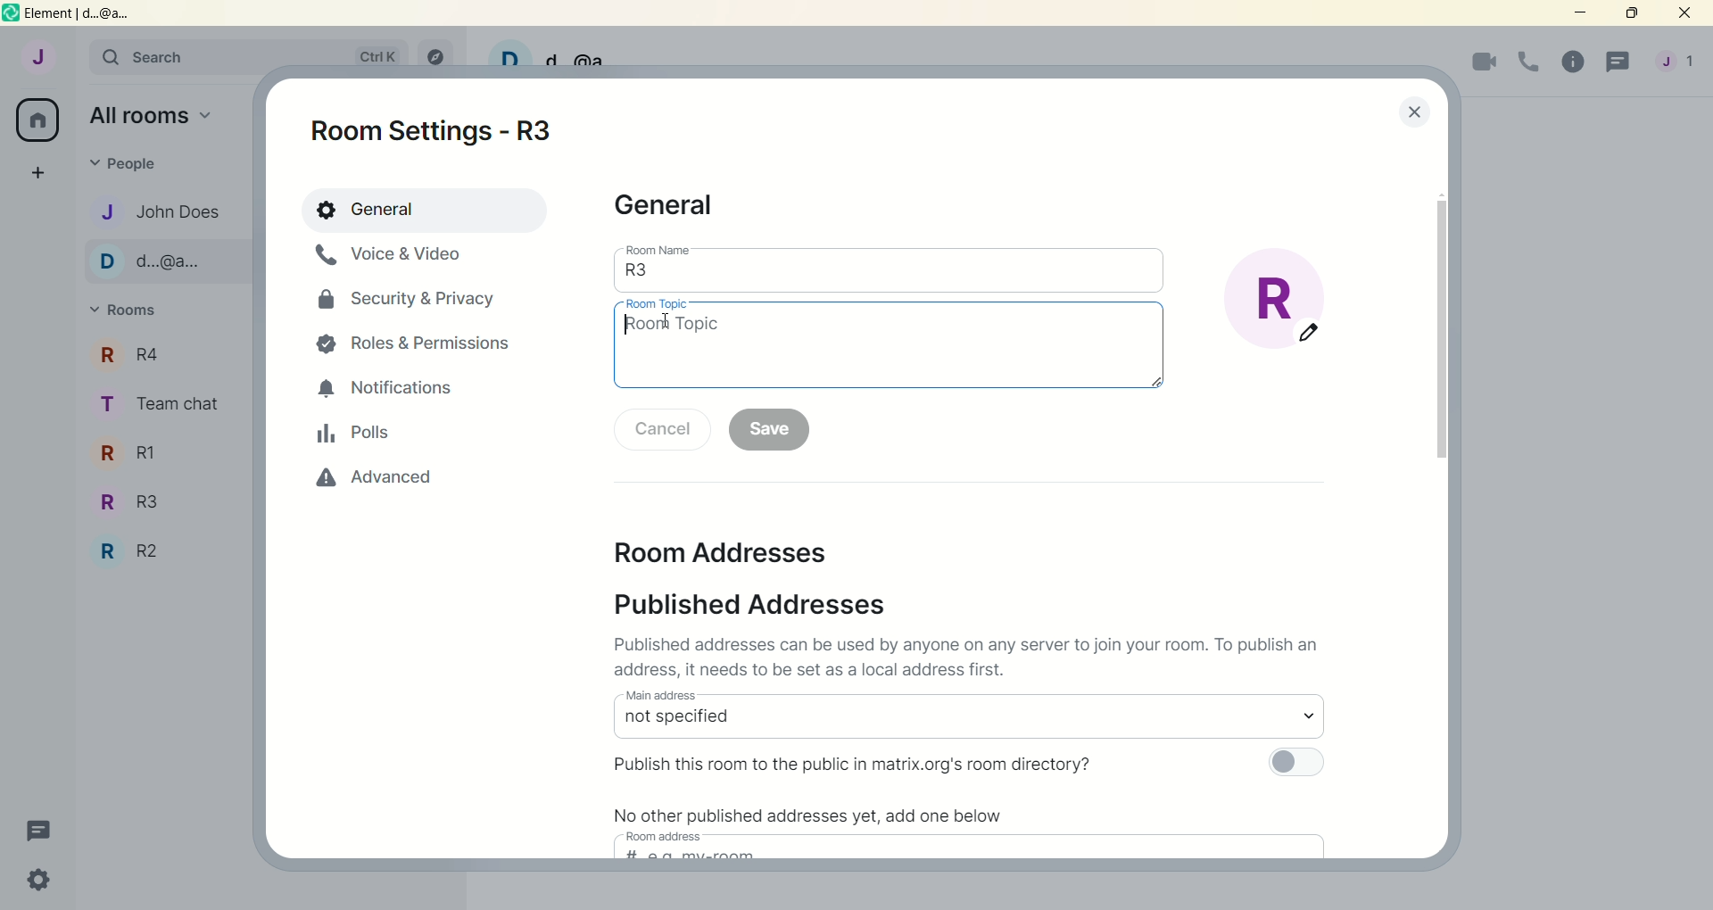 Image resolution: width=1713 pixels, height=910 pixels. What do you see at coordinates (377, 476) in the screenshot?
I see `advanced` at bounding box center [377, 476].